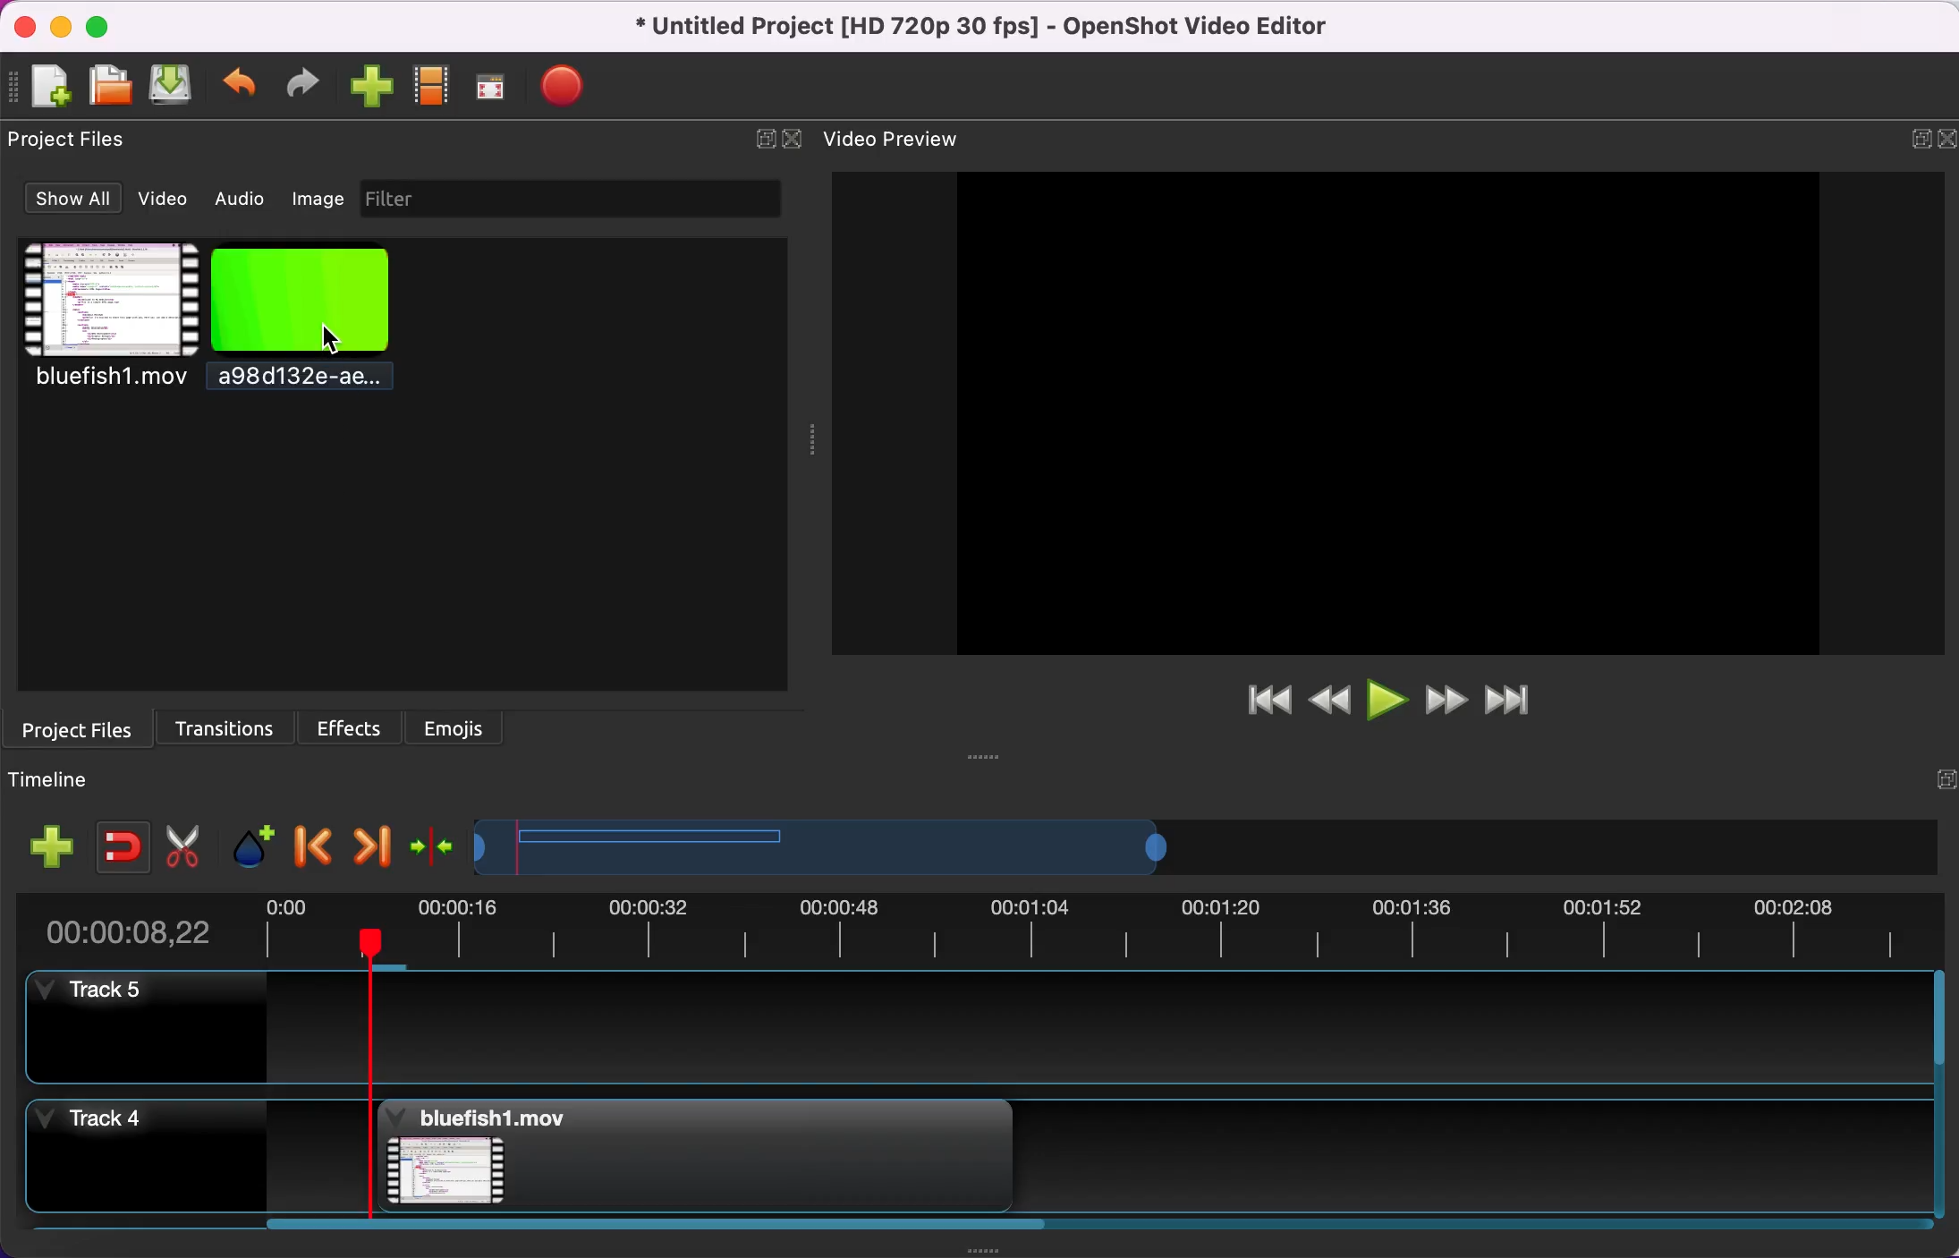  What do you see at coordinates (107, 83) in the screenshot?
I see `open file` at bounding box center [107, 83].